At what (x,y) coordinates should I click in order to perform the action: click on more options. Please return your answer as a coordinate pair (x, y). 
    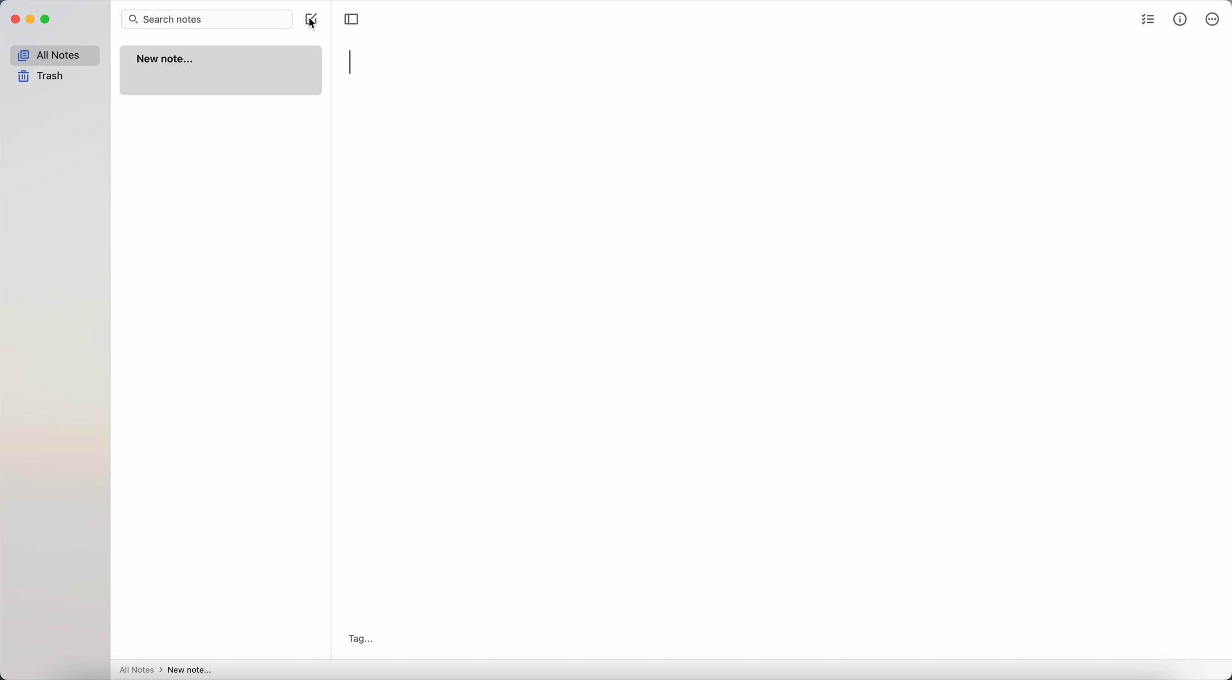
    Looking at the image, I should click on (1213, 20).